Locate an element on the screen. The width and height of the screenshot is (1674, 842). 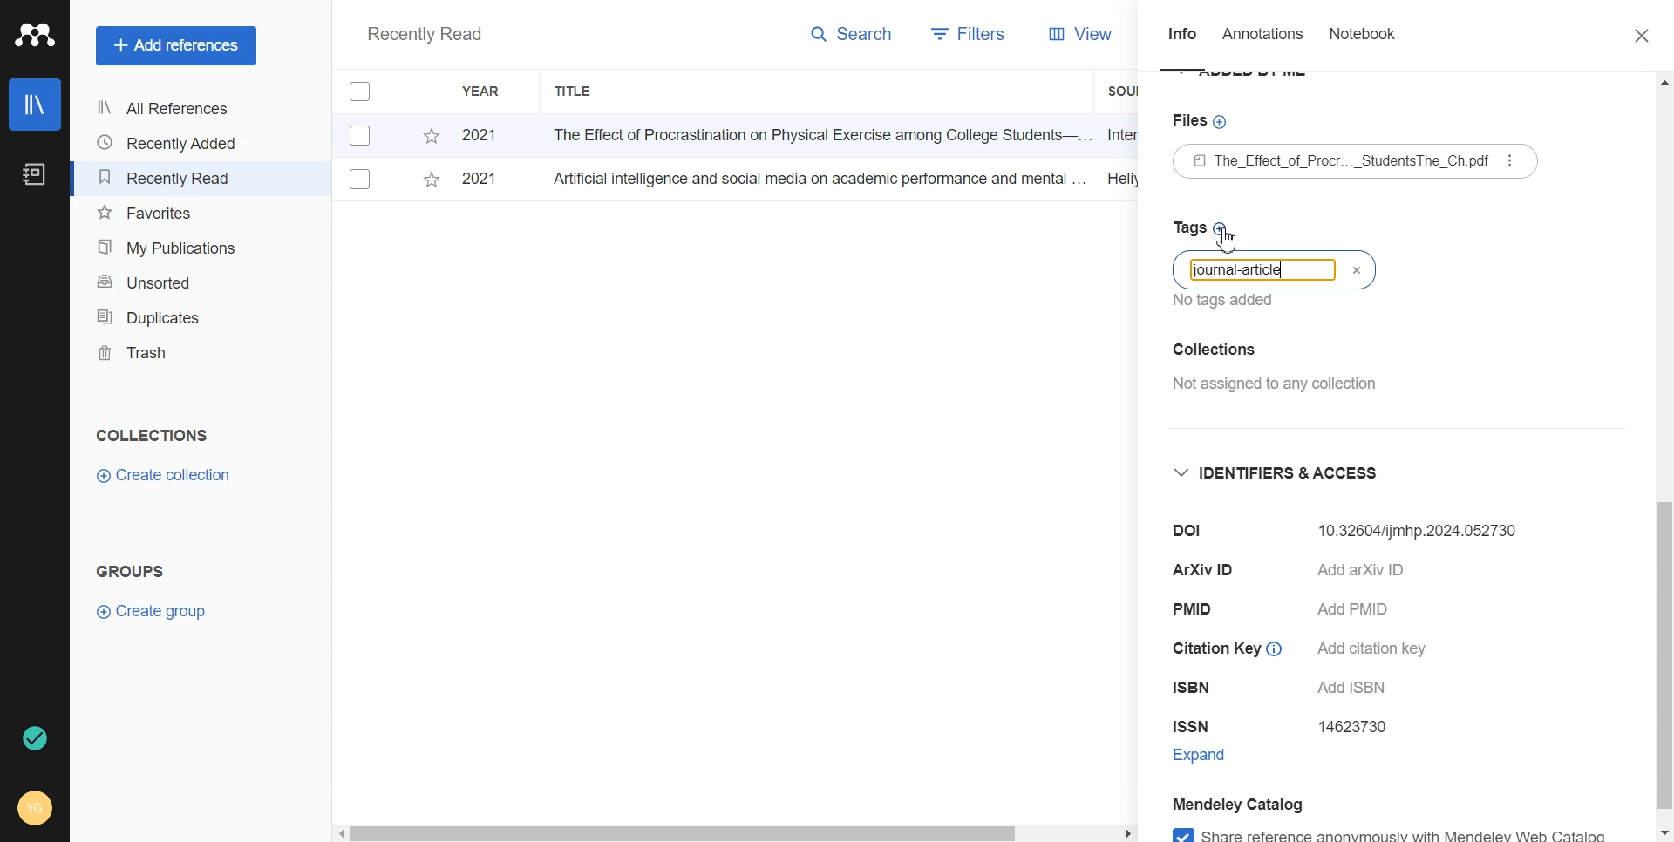
Artificial intelligence and social media on academic performance and mental ... is located at coordinates (816, 178).